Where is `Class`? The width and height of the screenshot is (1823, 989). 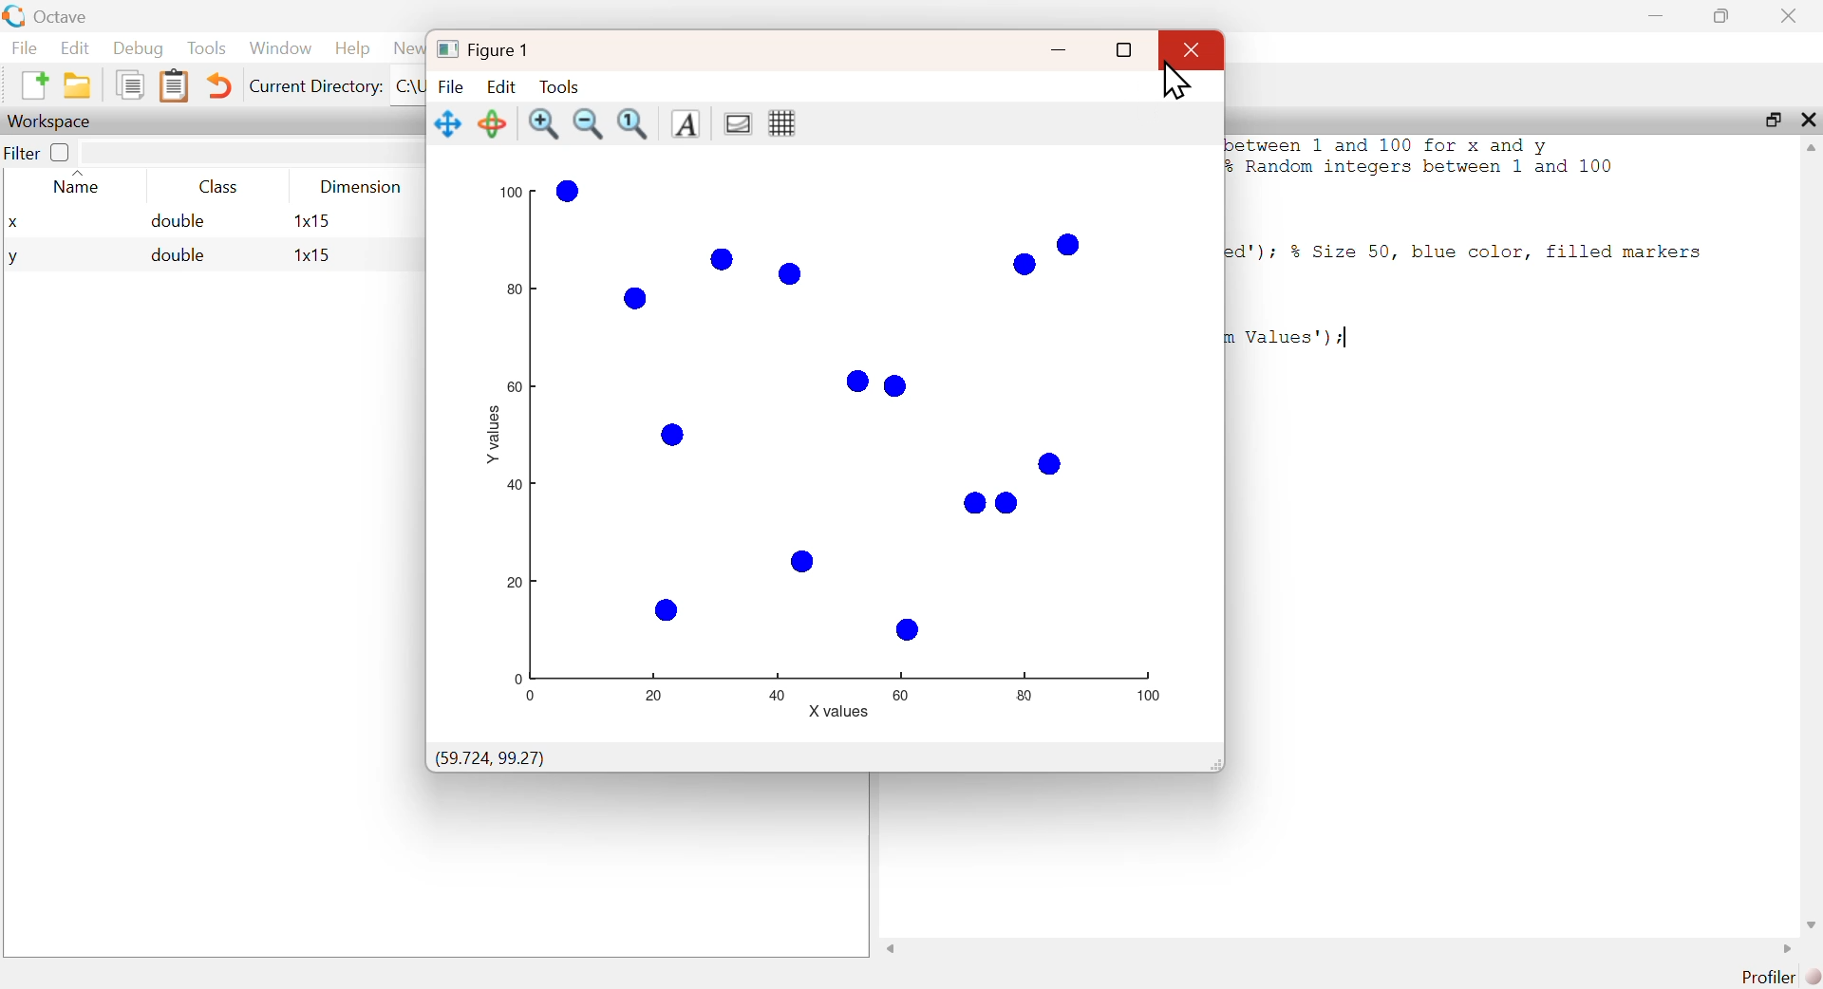 Class is located at coordinates (221, 189).